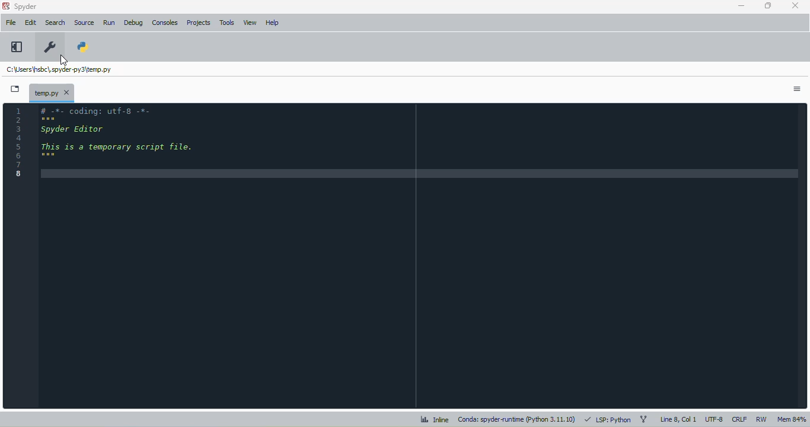 The image size is (810, 427). I want to click on help, so click(272, 23).